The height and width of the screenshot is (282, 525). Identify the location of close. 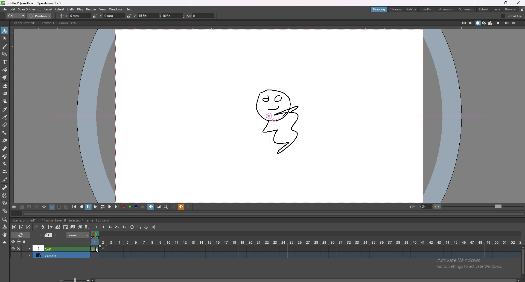
(518, 3).